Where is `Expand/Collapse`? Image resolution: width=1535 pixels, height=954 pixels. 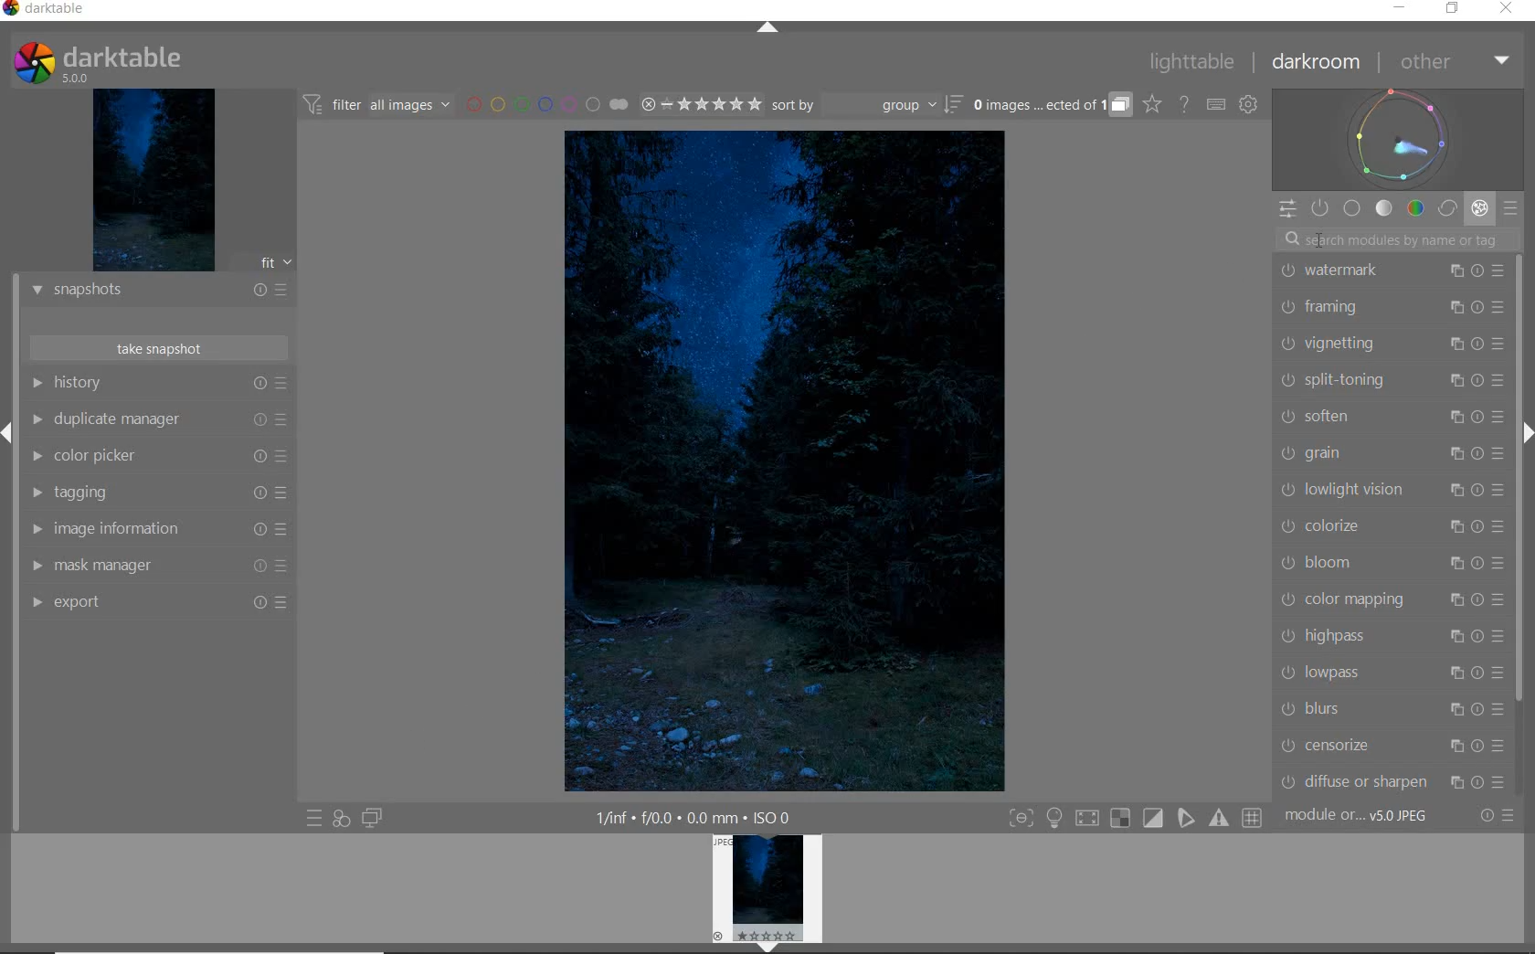
Expand/Collapse is located at coordinates (1525, 429).